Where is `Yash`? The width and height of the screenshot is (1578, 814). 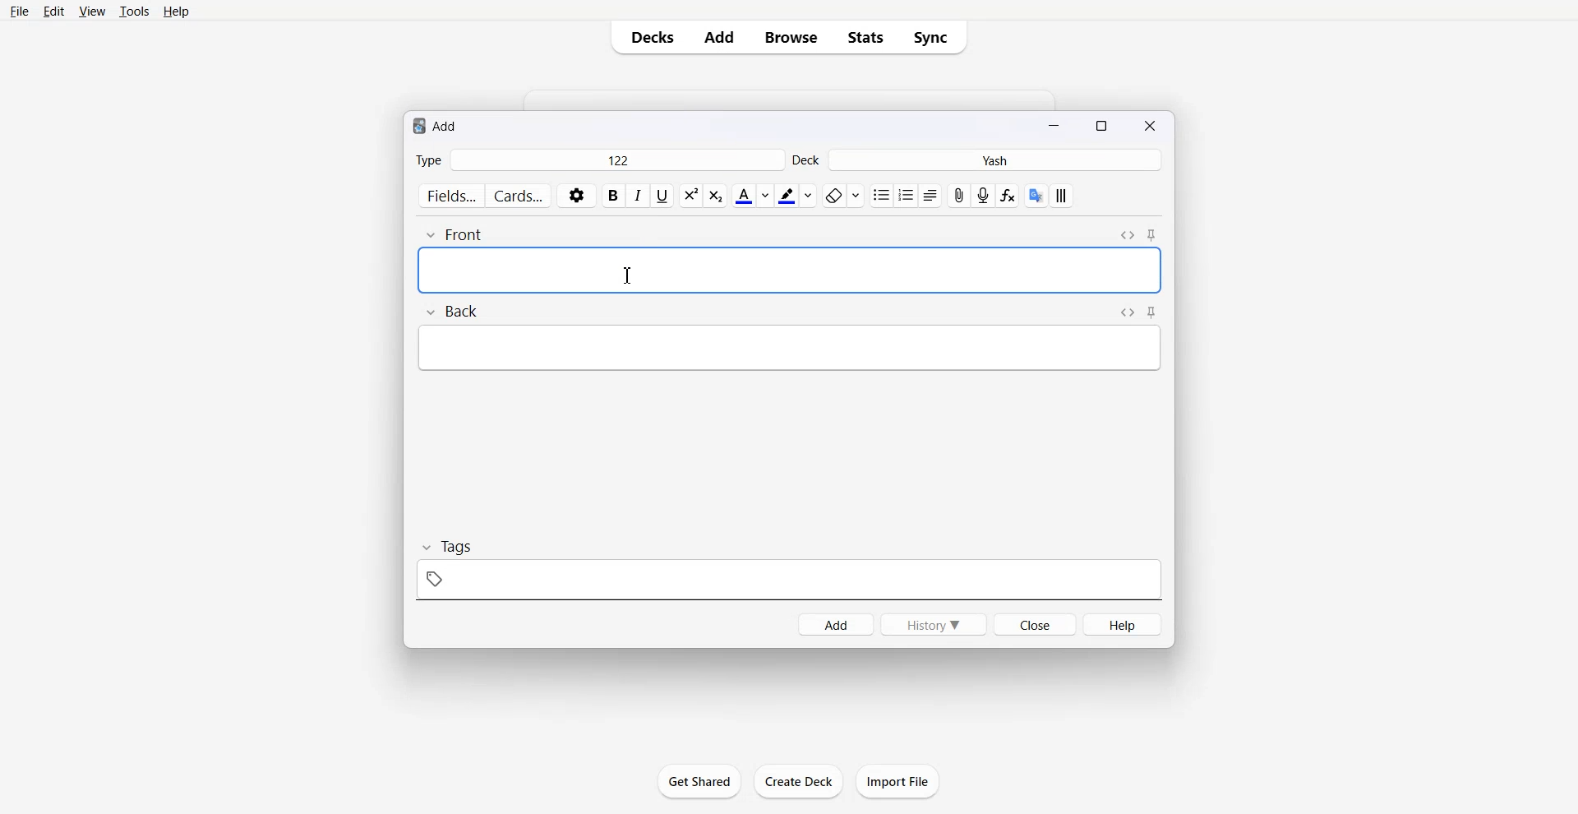
Yash is located at coordinates (999, 160).